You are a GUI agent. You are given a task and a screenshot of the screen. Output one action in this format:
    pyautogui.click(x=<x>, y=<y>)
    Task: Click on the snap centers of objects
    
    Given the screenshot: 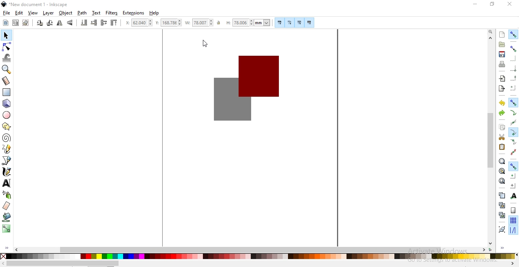 What is the action you would take?
    pyautogui.click(x=513, y=176)
    